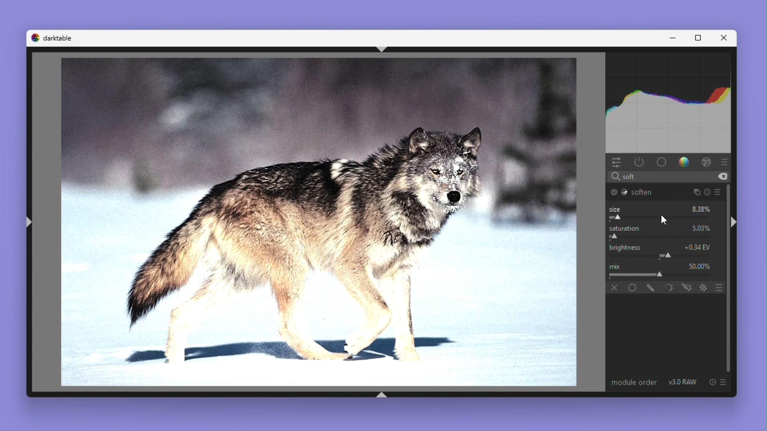  Describe the element at coordinates (662, 255) in the screenshot. I see `slider` at that location.